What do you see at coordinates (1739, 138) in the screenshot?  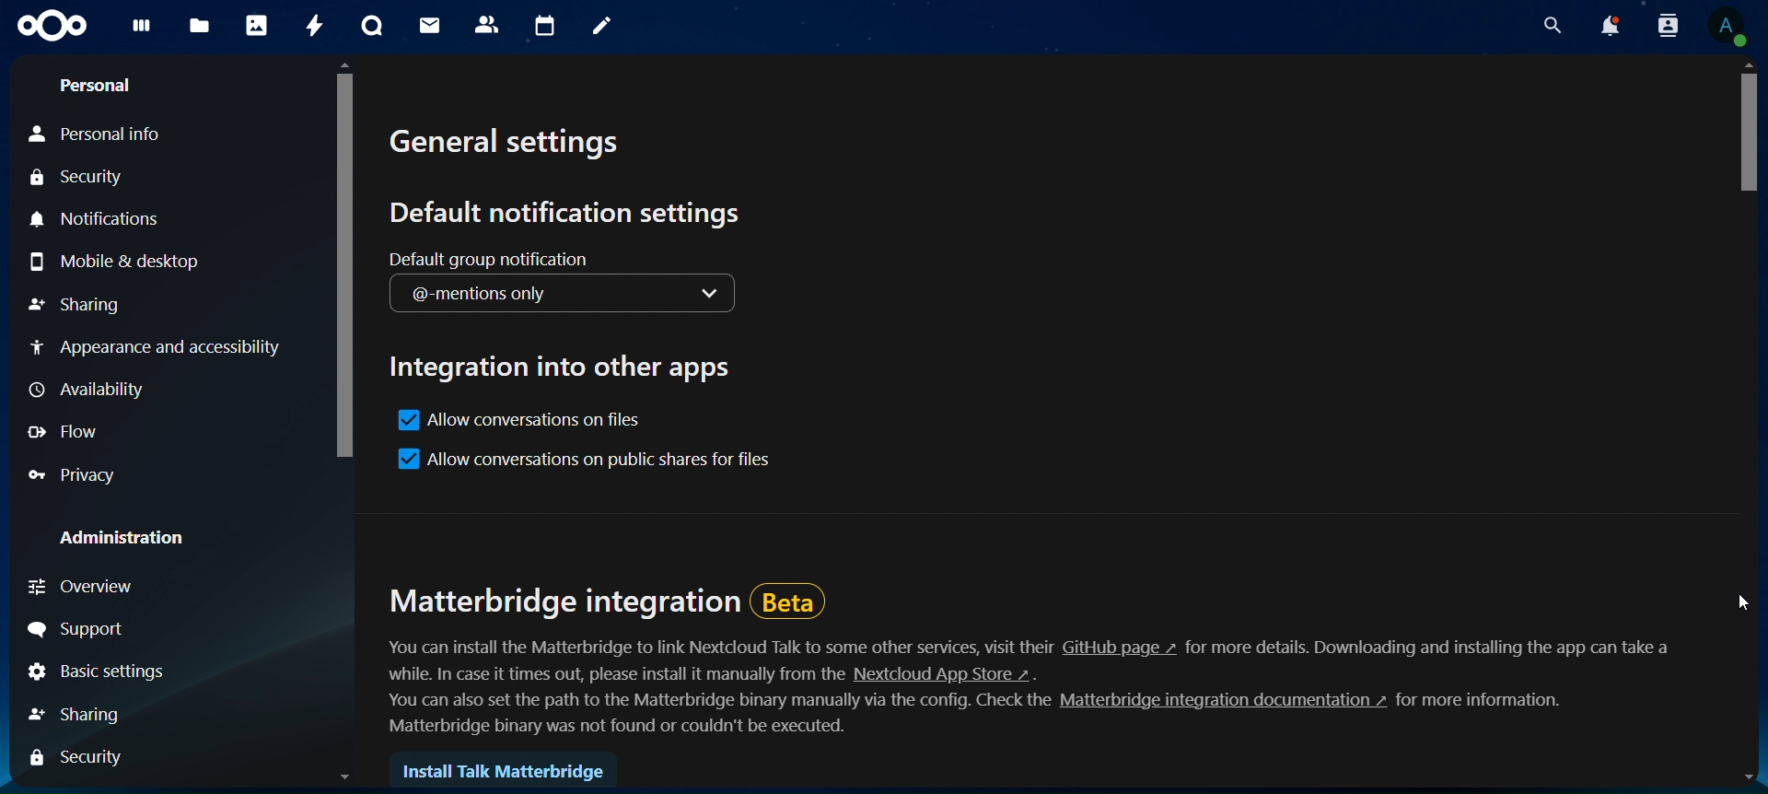 I see `scroll bar` at bounding box center [1739, 138].